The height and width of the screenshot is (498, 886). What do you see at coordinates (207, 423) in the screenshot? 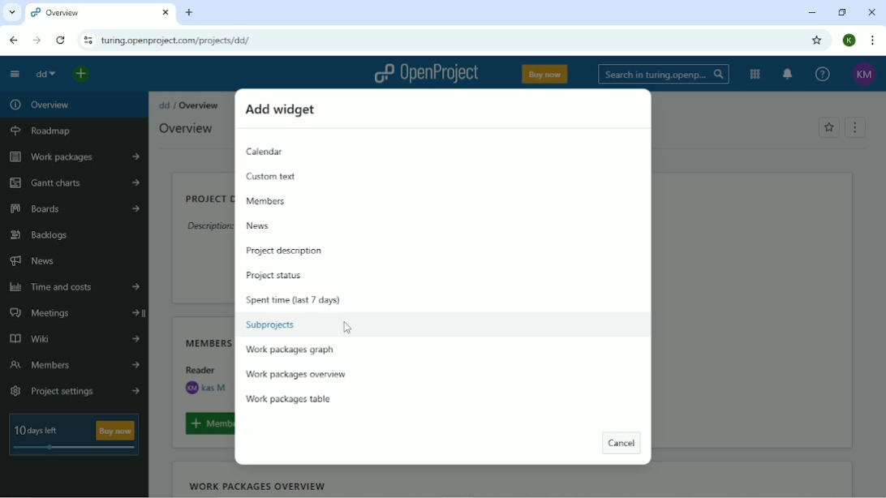
I see `Add member` at bounding box center [207, 423].